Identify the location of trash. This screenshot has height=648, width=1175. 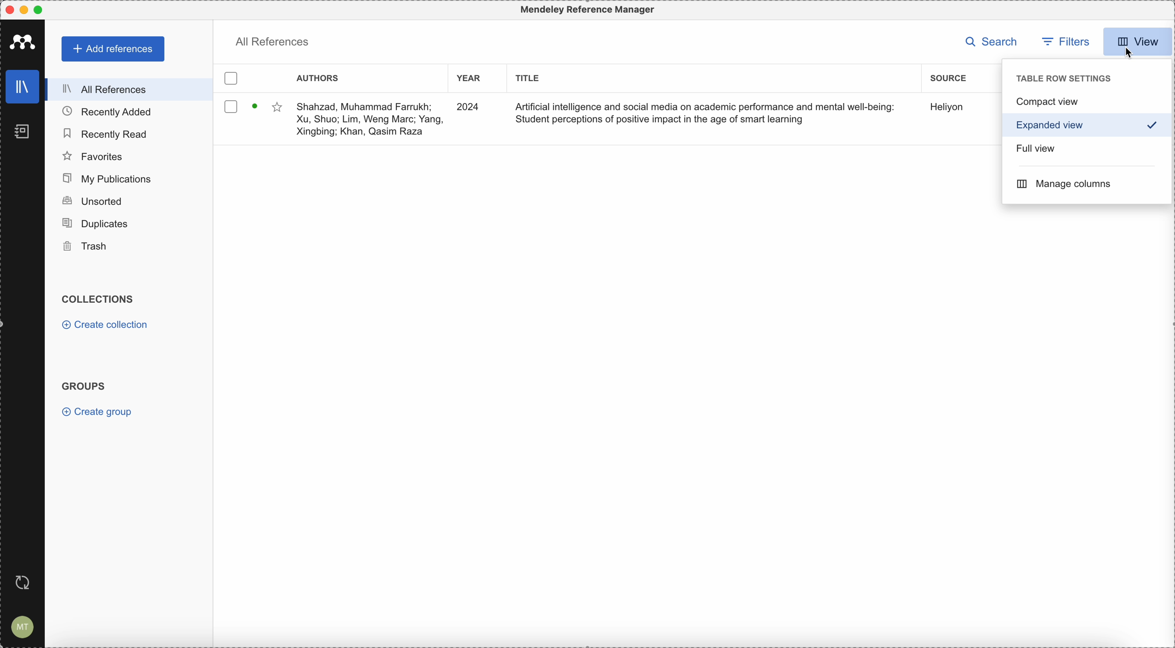
(84, 246).